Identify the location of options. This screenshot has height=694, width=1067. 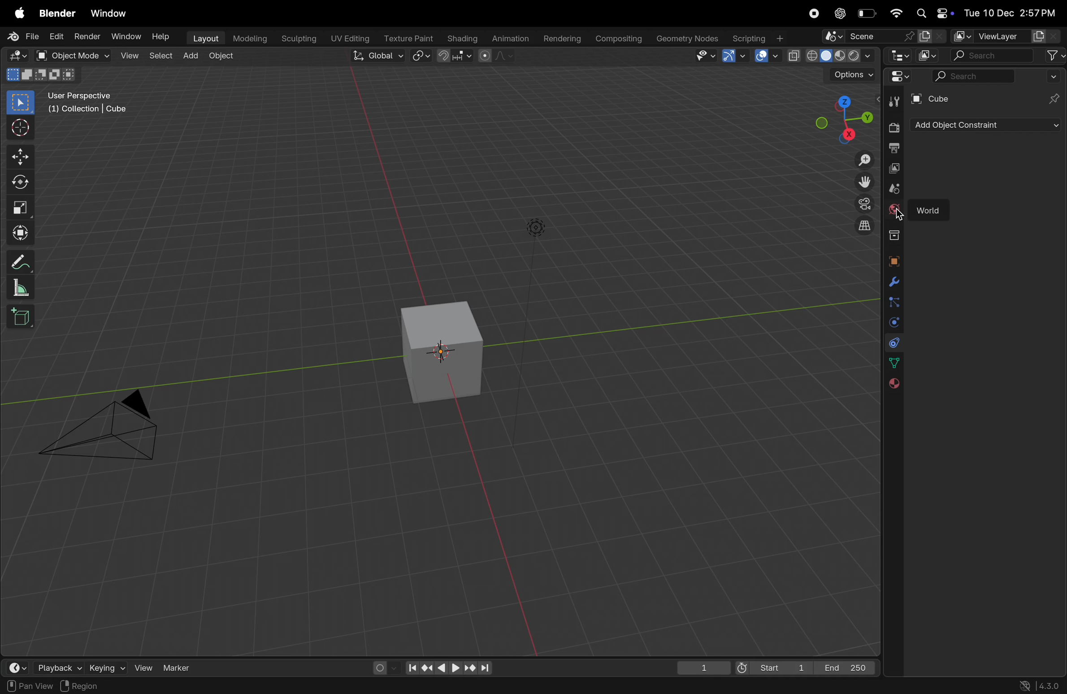
(853, 74).